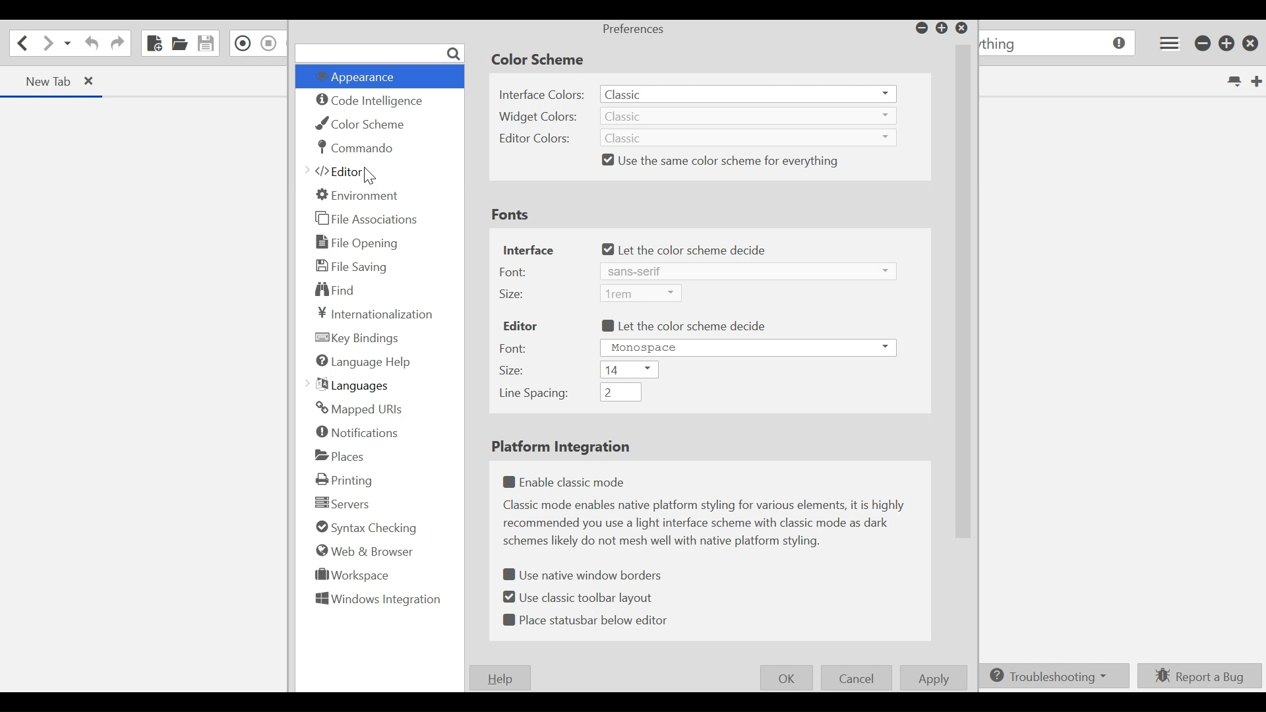  What do you see at coordinates (179, 42) in the screenshot?
I see `Open File` at bounding box center [179, 42].